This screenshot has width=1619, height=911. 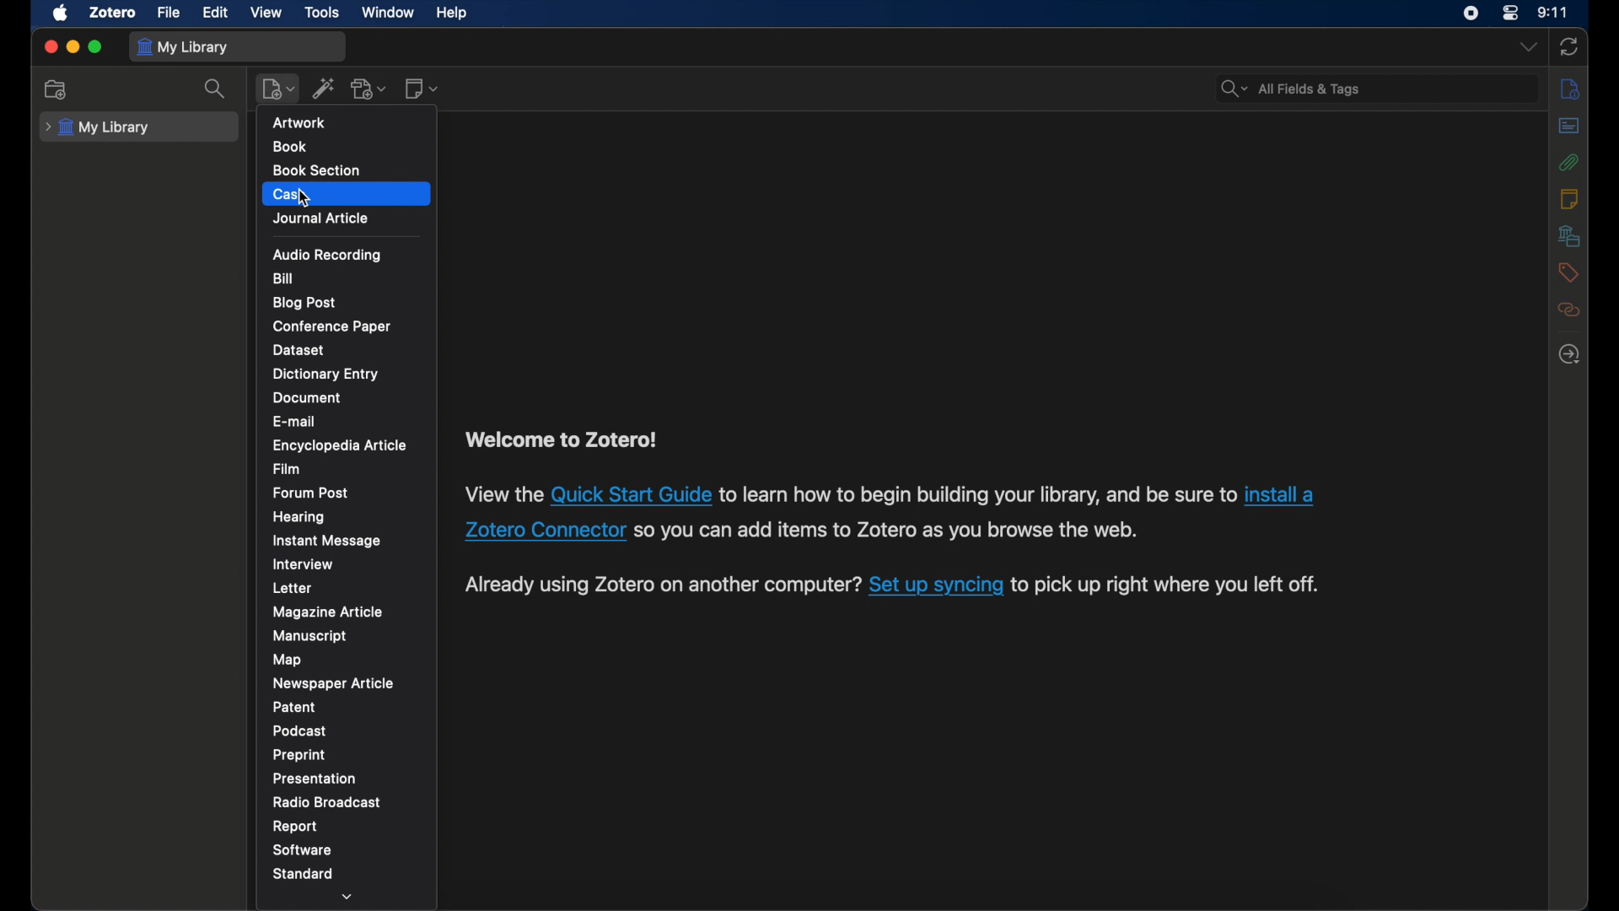 What do you see at coordinates (288, 146) in the screenshot?
I see `book` at bounding box center [288, 146].